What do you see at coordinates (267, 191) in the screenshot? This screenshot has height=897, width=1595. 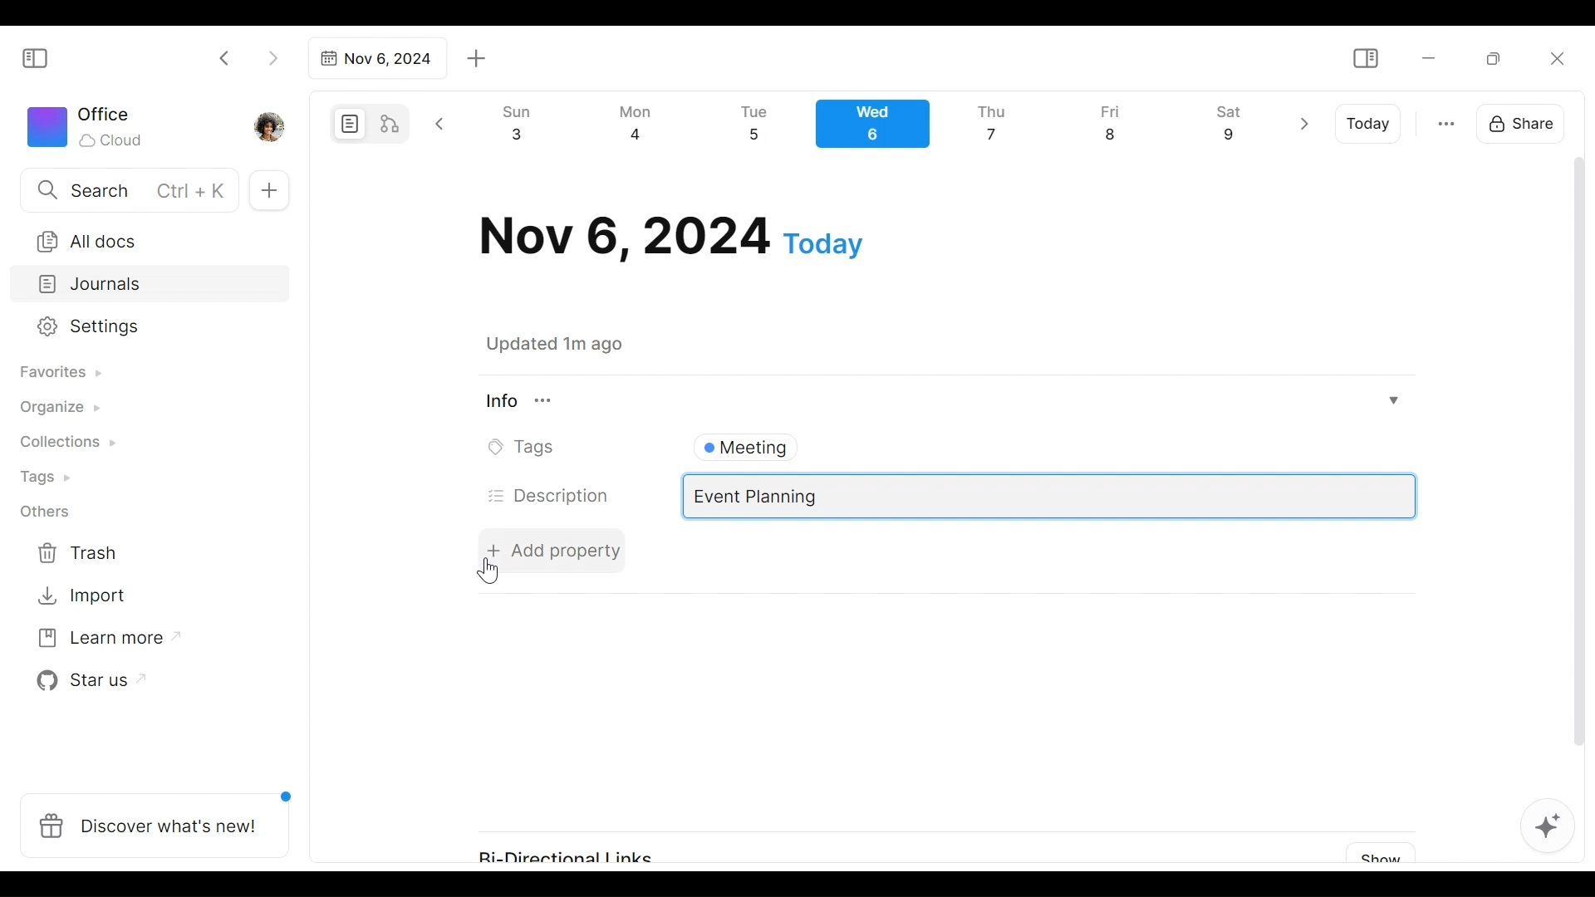 I see `Add new ` at bounding box center [267, 191].